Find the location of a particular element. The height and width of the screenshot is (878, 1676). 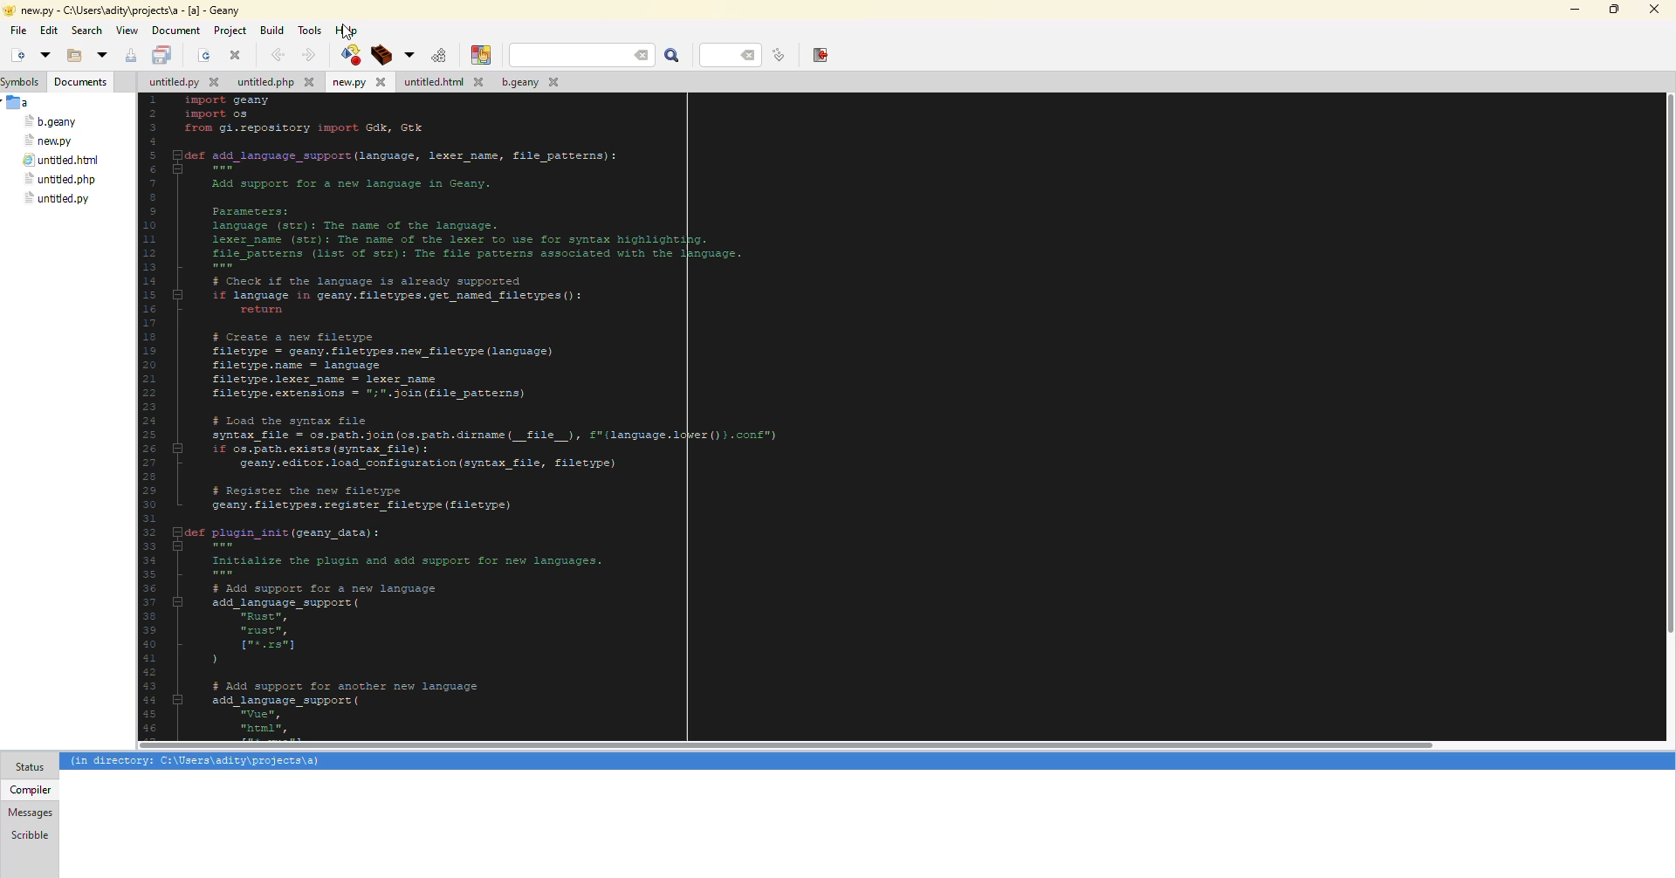

code is located at coordinates (568, 414).